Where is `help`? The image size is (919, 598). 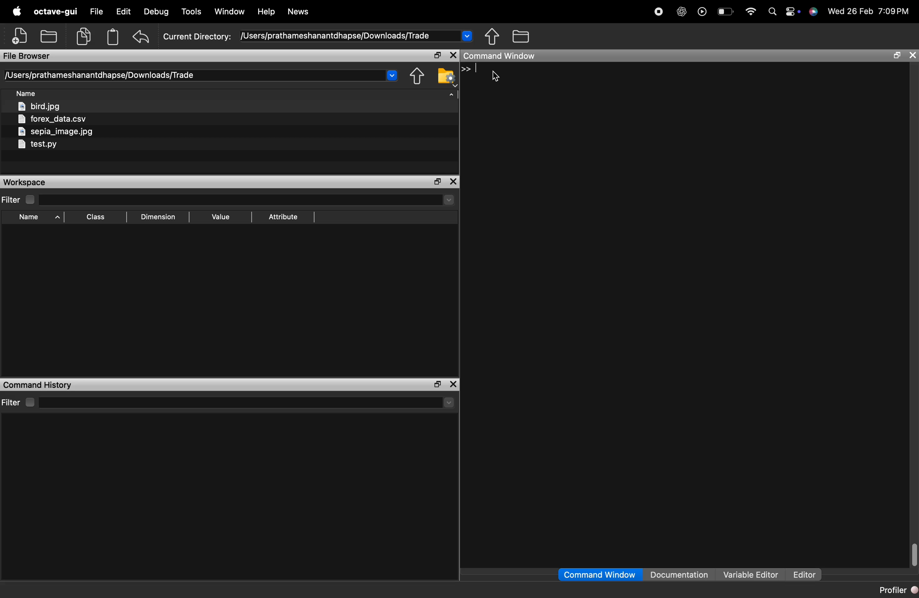
help is located at coordinates (267, 12).